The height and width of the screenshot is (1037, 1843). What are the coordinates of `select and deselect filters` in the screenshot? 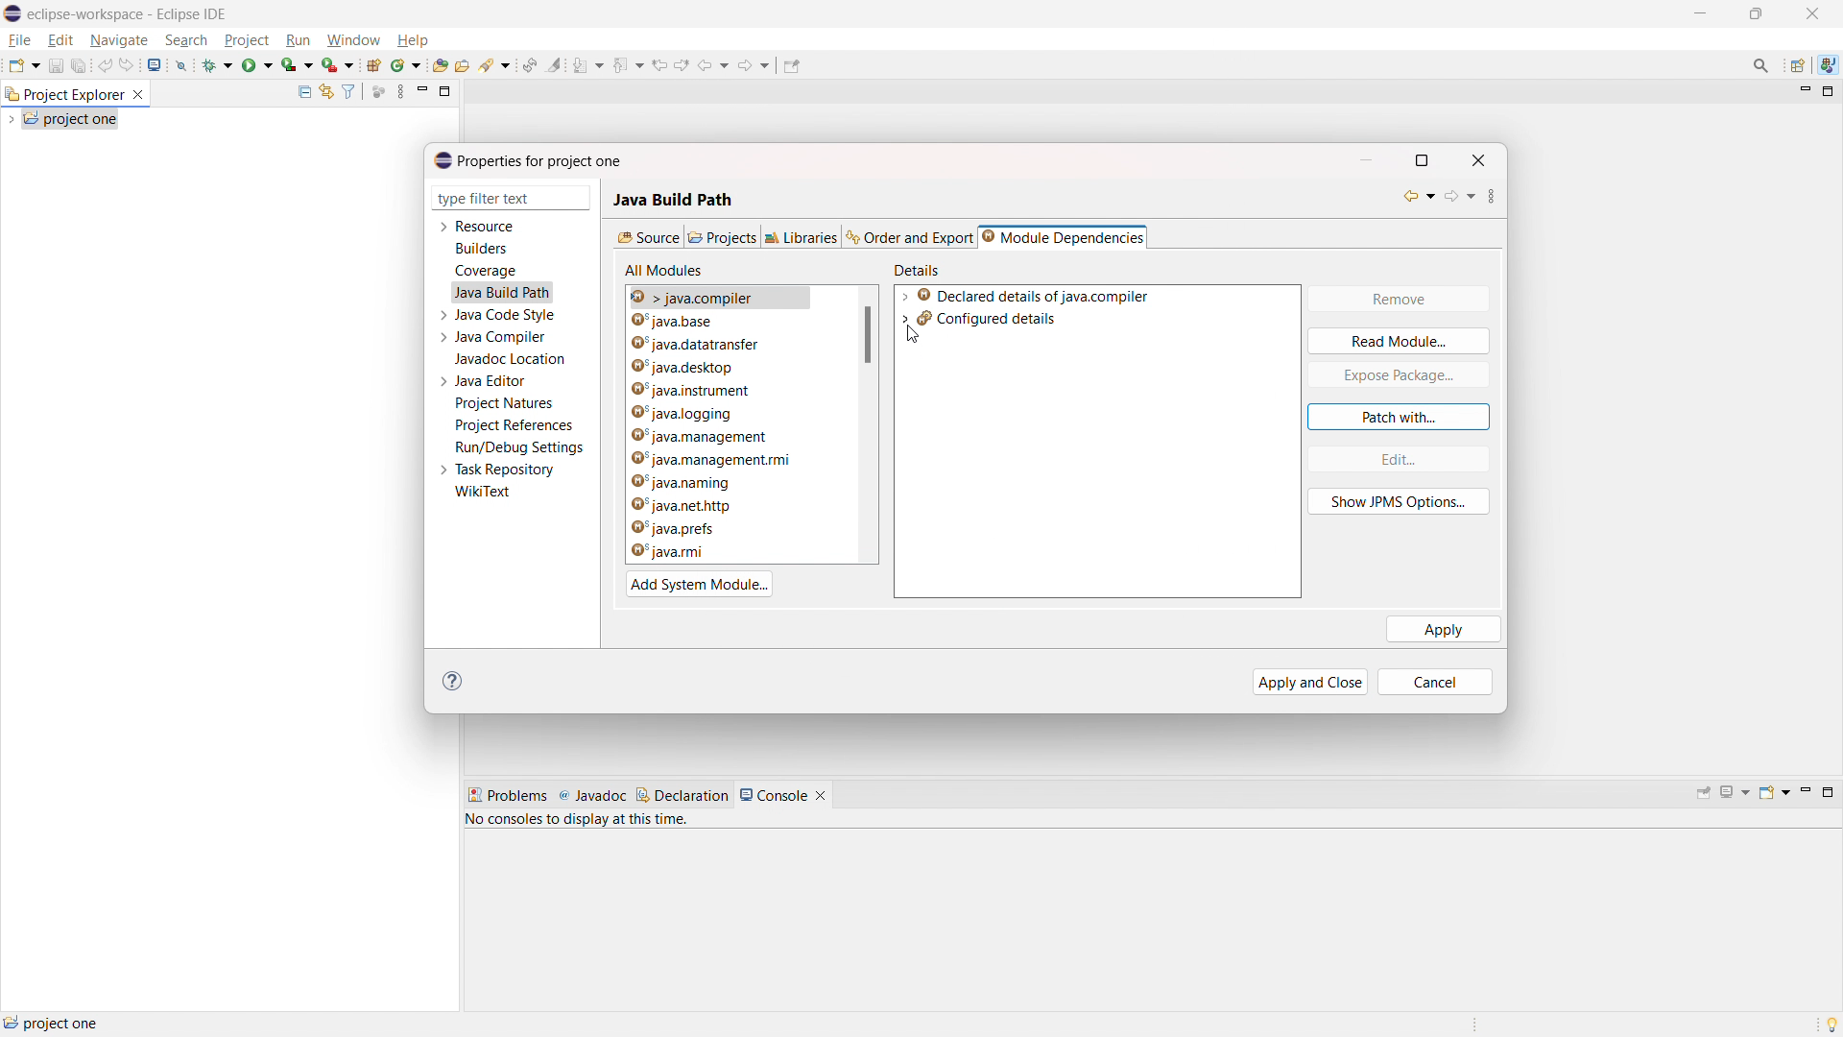 It's located at (348, 92).